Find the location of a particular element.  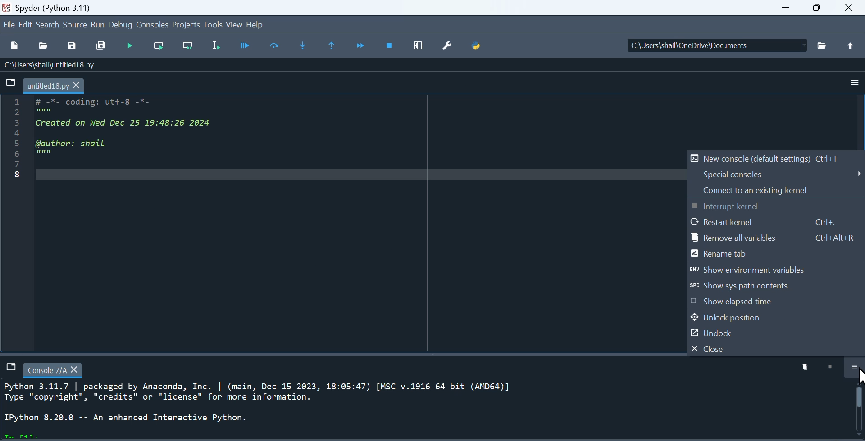

show sys.path contents is located at coordinates (776, 287).